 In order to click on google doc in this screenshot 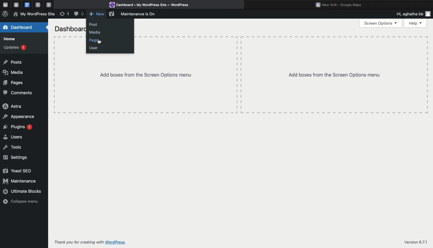, I will do `click(27, 5)`.